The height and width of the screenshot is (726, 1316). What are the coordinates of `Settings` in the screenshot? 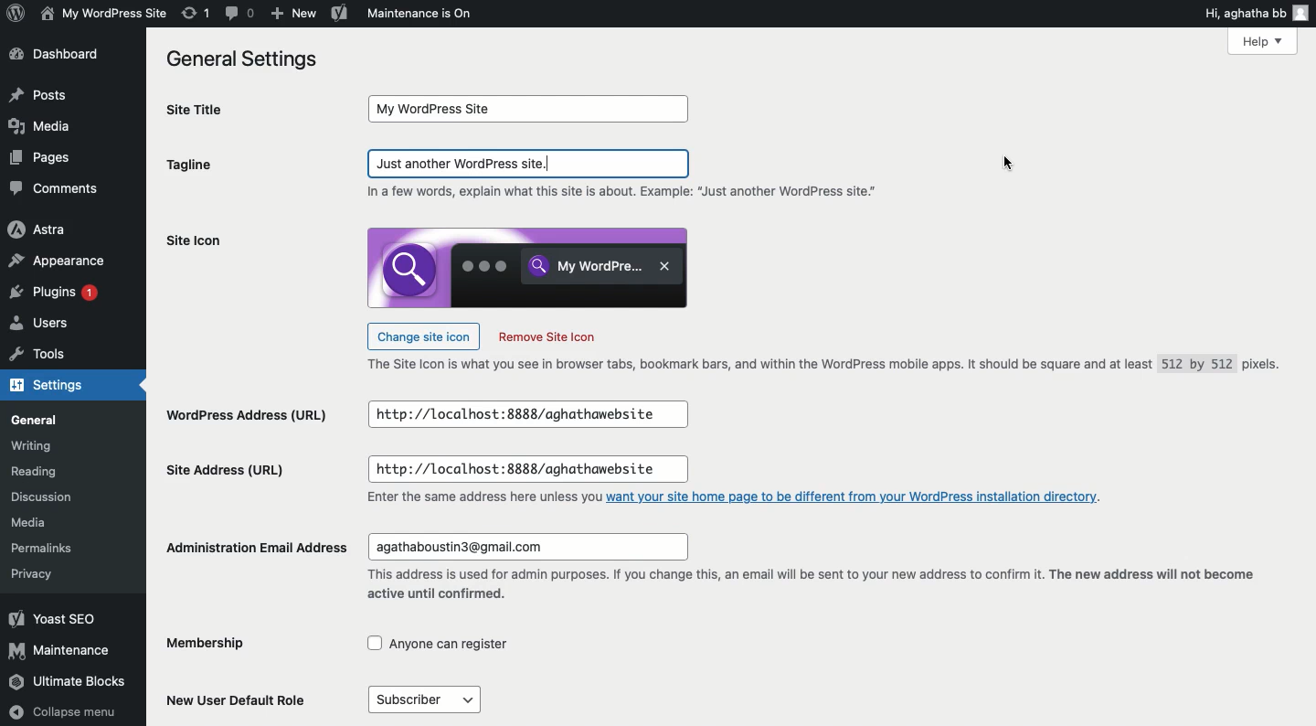 It's located at (57, 387).